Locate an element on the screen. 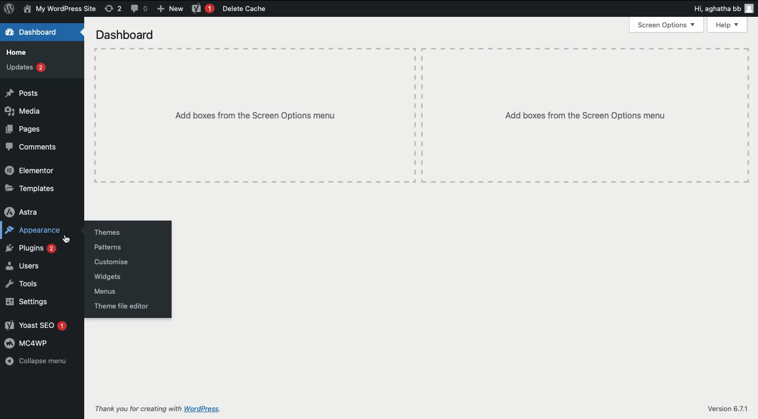 This screenshot has width=758, height=419. ‘Menus is located at coordinates (110, 291).